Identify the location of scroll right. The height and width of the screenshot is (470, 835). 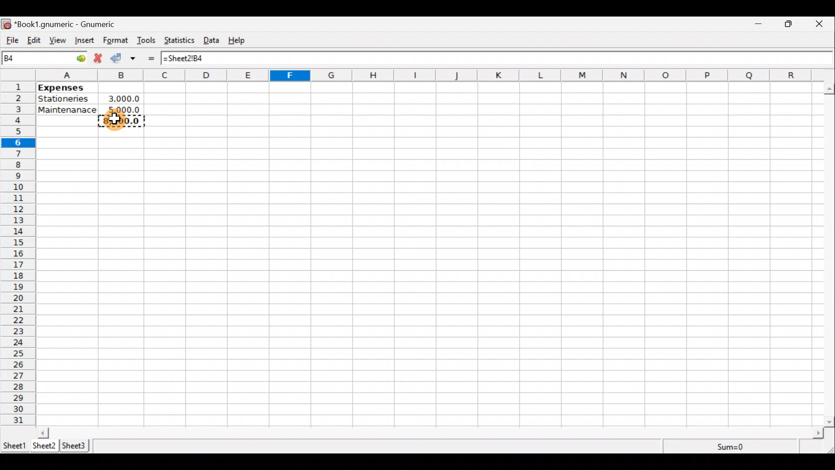
(818, 433).